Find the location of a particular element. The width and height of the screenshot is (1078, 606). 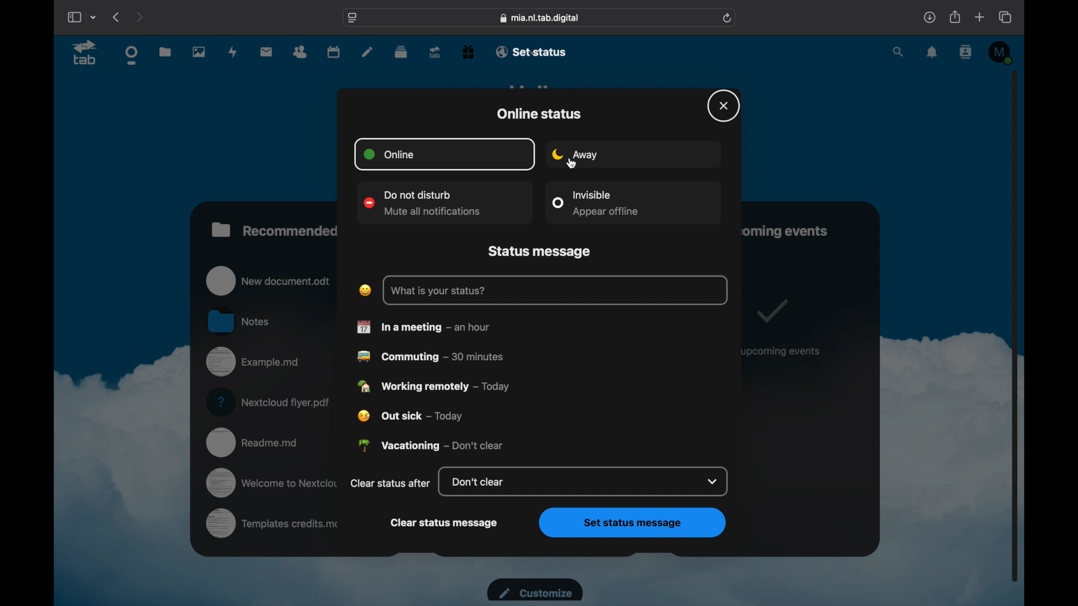

next is located at coordinates (139, 17).